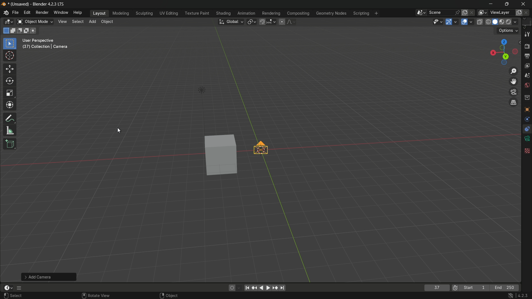 The height and width of the screenshot is (299, 532). What do you see at coordinates (107, 22) in the screenshot?
I see `object` at bounding box center [107, 22].